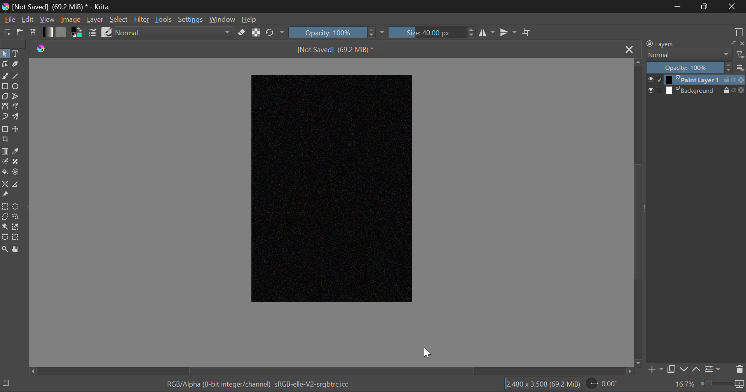 This screenshot has height=392, width=746. What do you see at coordinates (629, 371) in the screenshot?
I see `move right` at bounding box center [629, 371].